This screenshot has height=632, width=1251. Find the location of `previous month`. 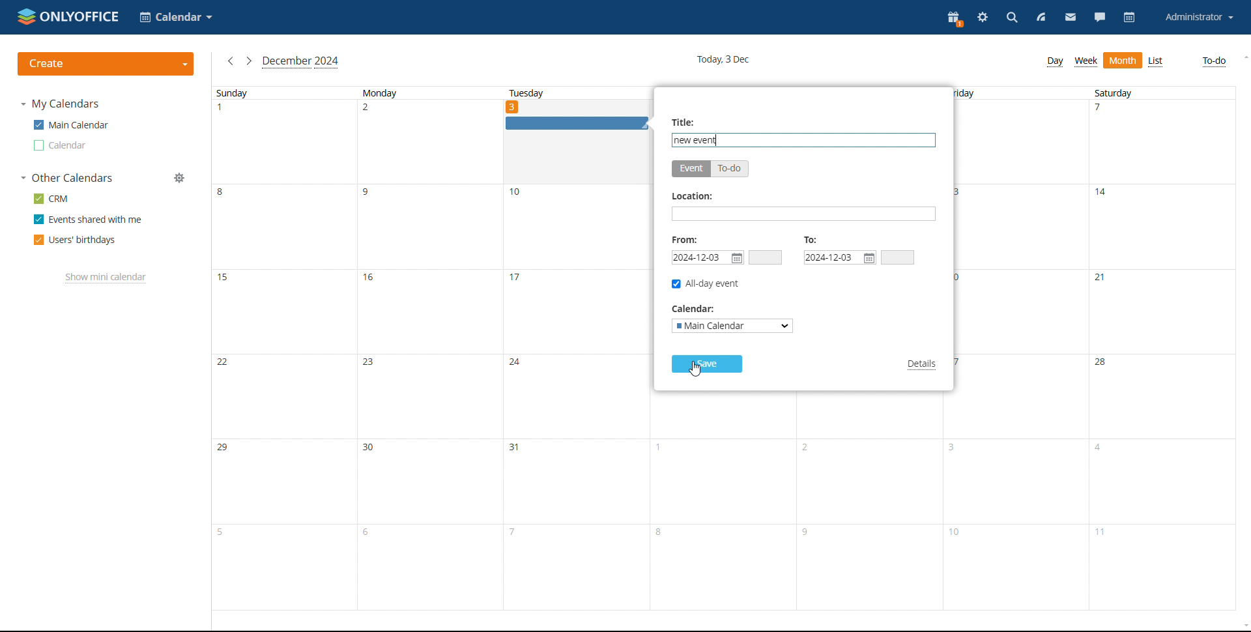

previous month is located at coordinates (231, 62).